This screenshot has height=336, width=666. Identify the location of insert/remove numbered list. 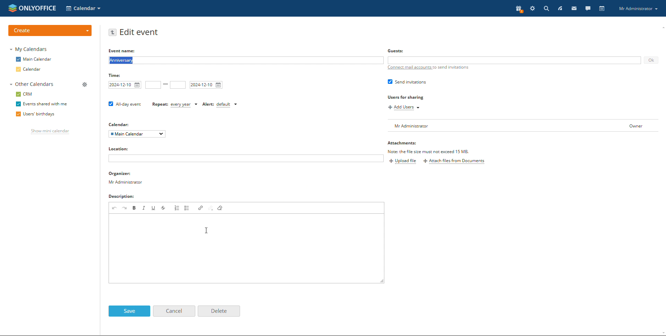
(177, 207).